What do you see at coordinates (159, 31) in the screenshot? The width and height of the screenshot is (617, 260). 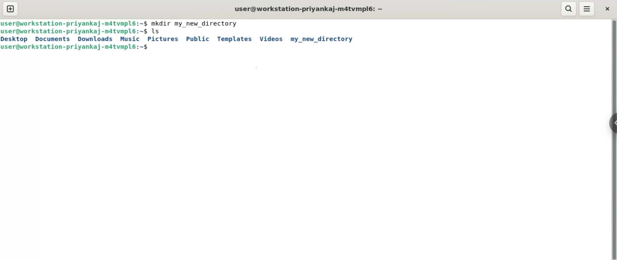 I see `ls` at bounding box center [159, 31].